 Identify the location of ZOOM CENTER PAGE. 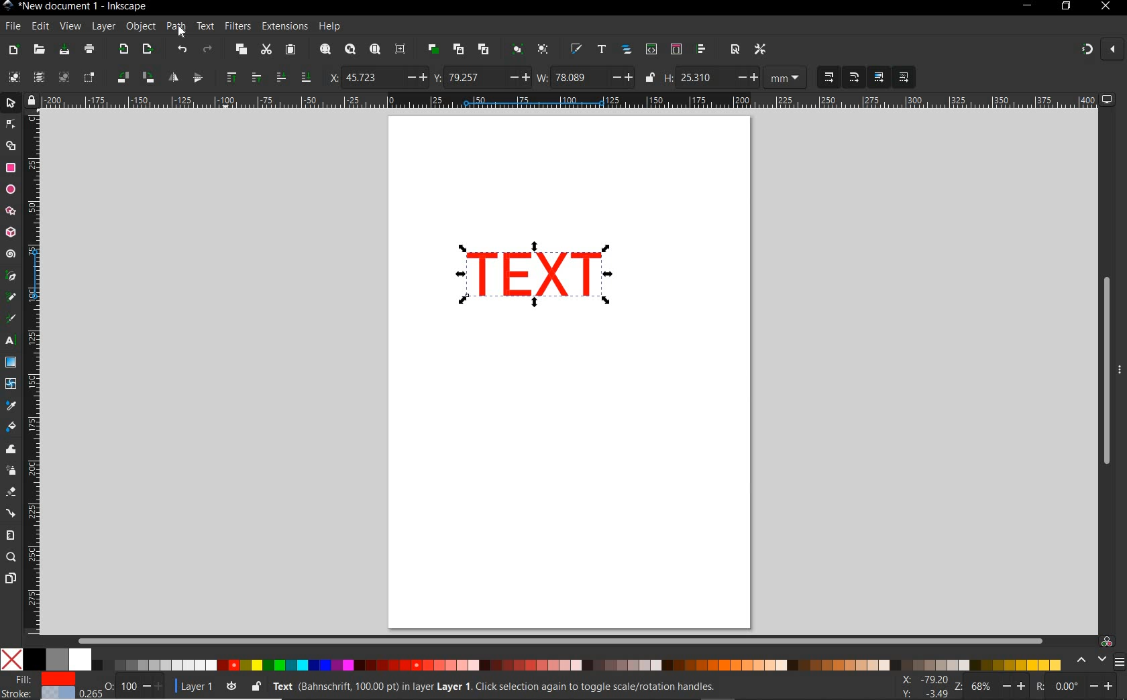
(400, 50).